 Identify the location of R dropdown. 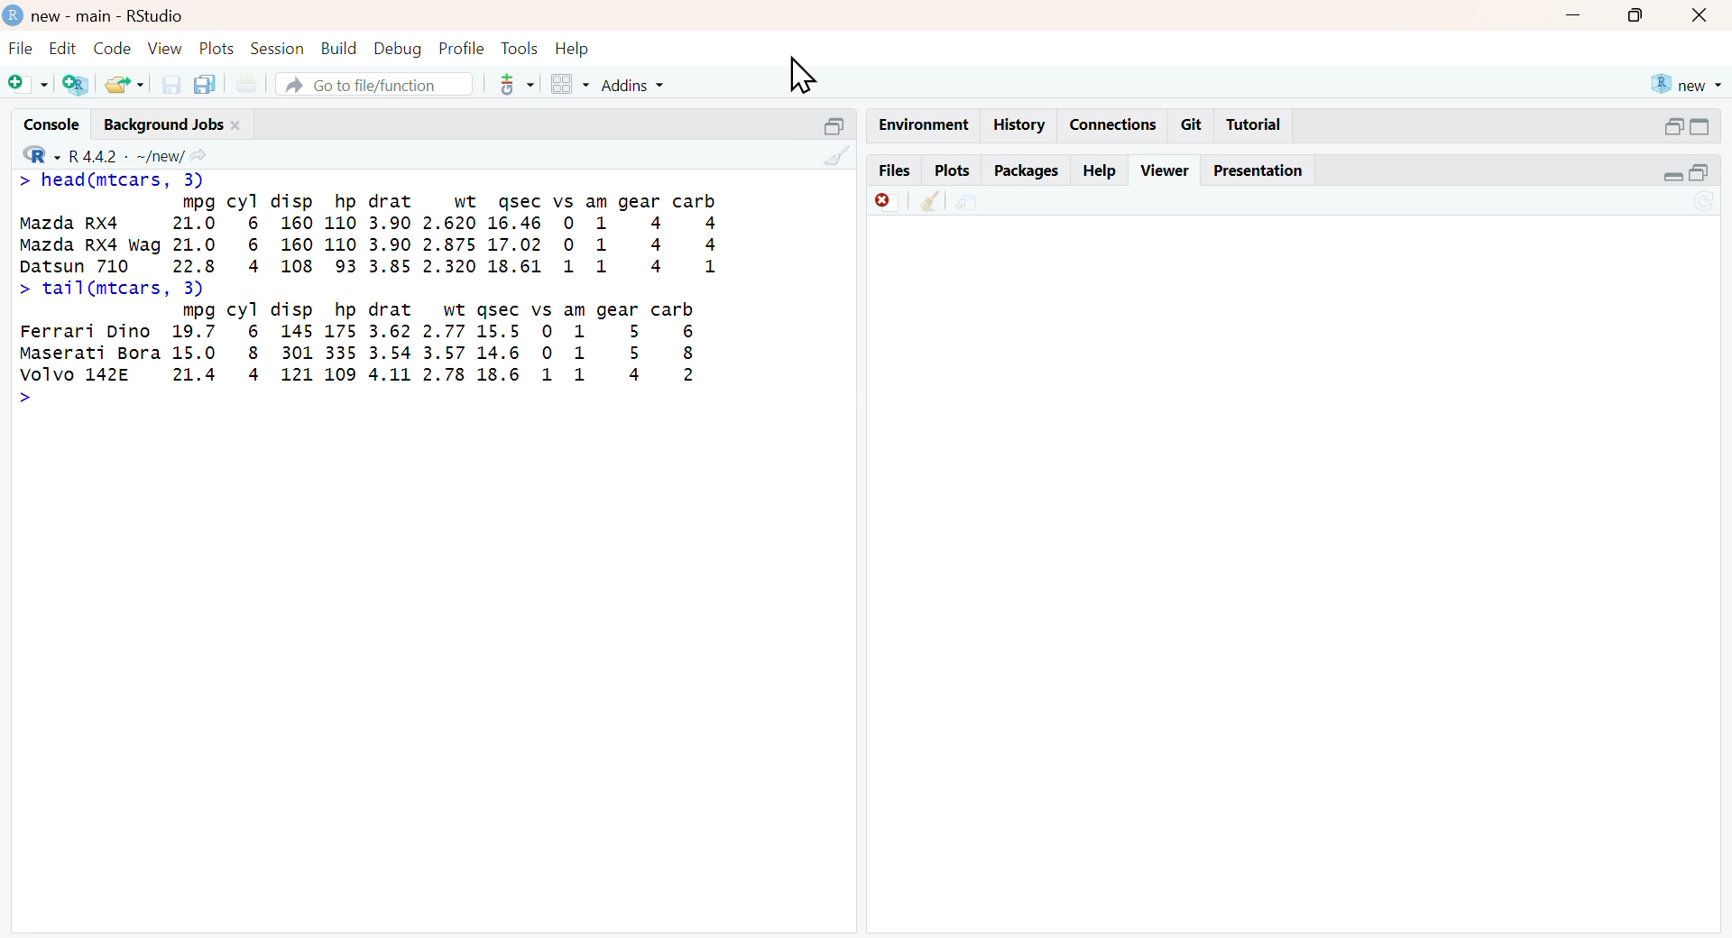
(23, 153).